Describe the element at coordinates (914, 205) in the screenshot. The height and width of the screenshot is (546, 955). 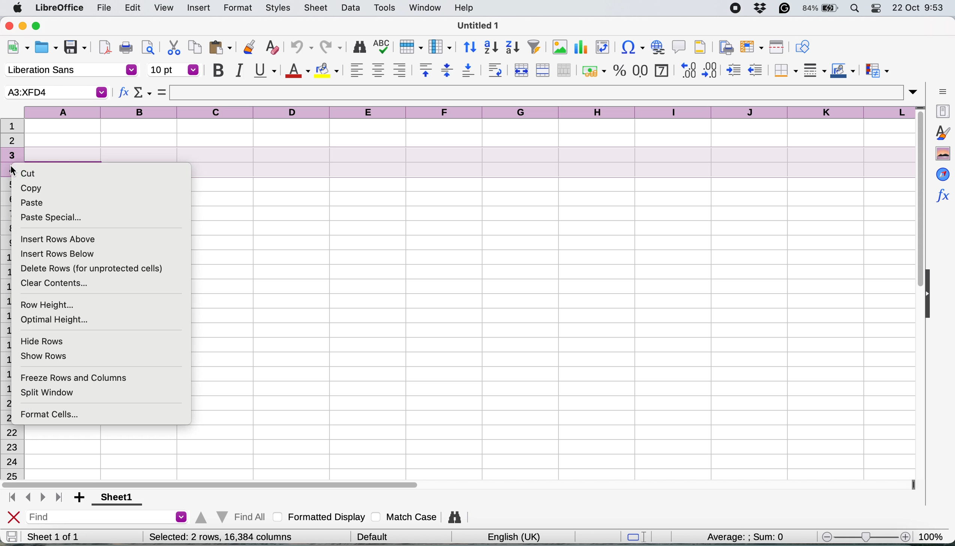
I see `vertical scroll bar` at that location.